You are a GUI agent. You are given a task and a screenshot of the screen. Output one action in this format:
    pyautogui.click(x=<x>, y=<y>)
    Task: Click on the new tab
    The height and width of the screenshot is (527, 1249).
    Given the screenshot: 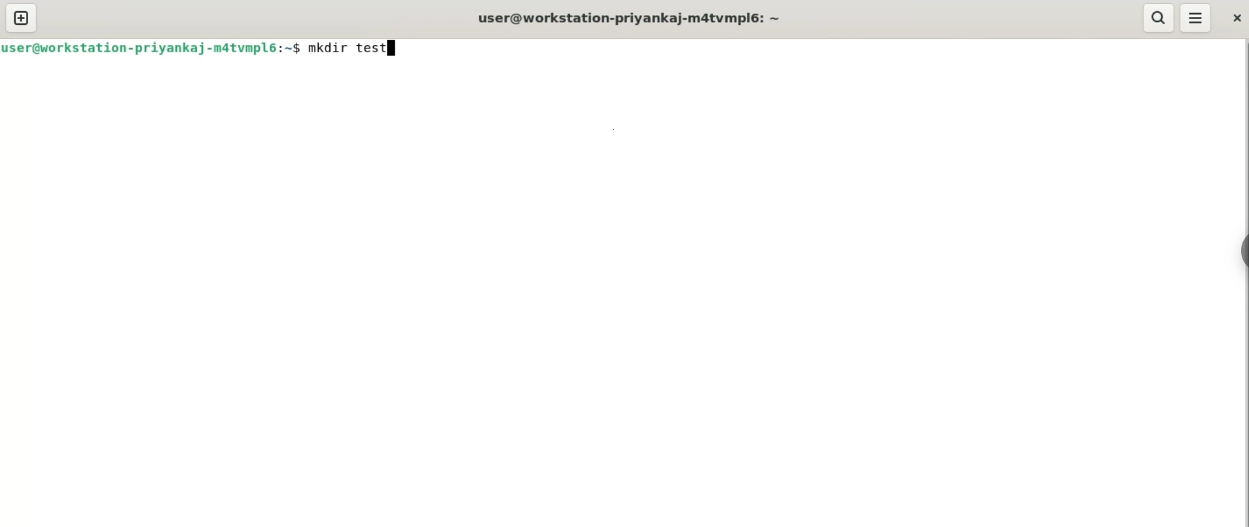 What is the action you would take?
    pyautogui.click(x=21, y=19)
    